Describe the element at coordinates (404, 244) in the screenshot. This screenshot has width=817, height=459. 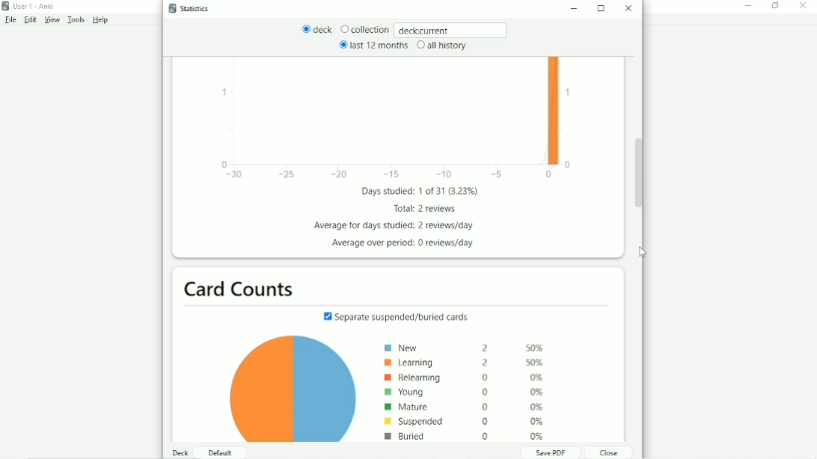
I see `Average over period: 0 reviews/day` at that location.